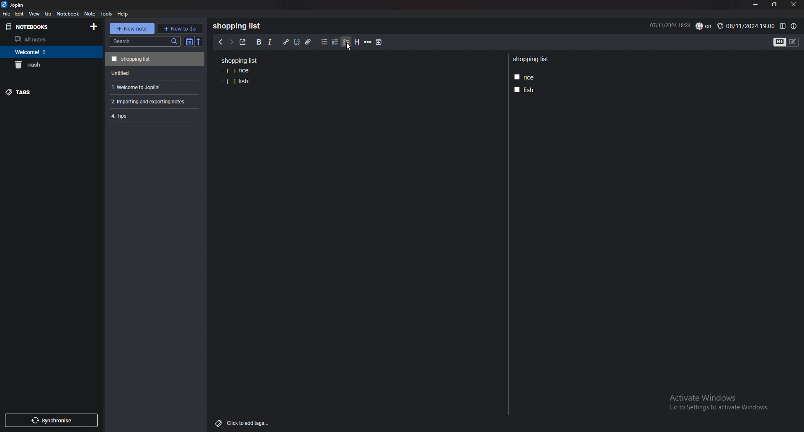 The width and height of the screenshot is (804, 432). Describe the element at coordinates (669, 25) in the screenshot. I see `07/11/2024 1833` at that location.